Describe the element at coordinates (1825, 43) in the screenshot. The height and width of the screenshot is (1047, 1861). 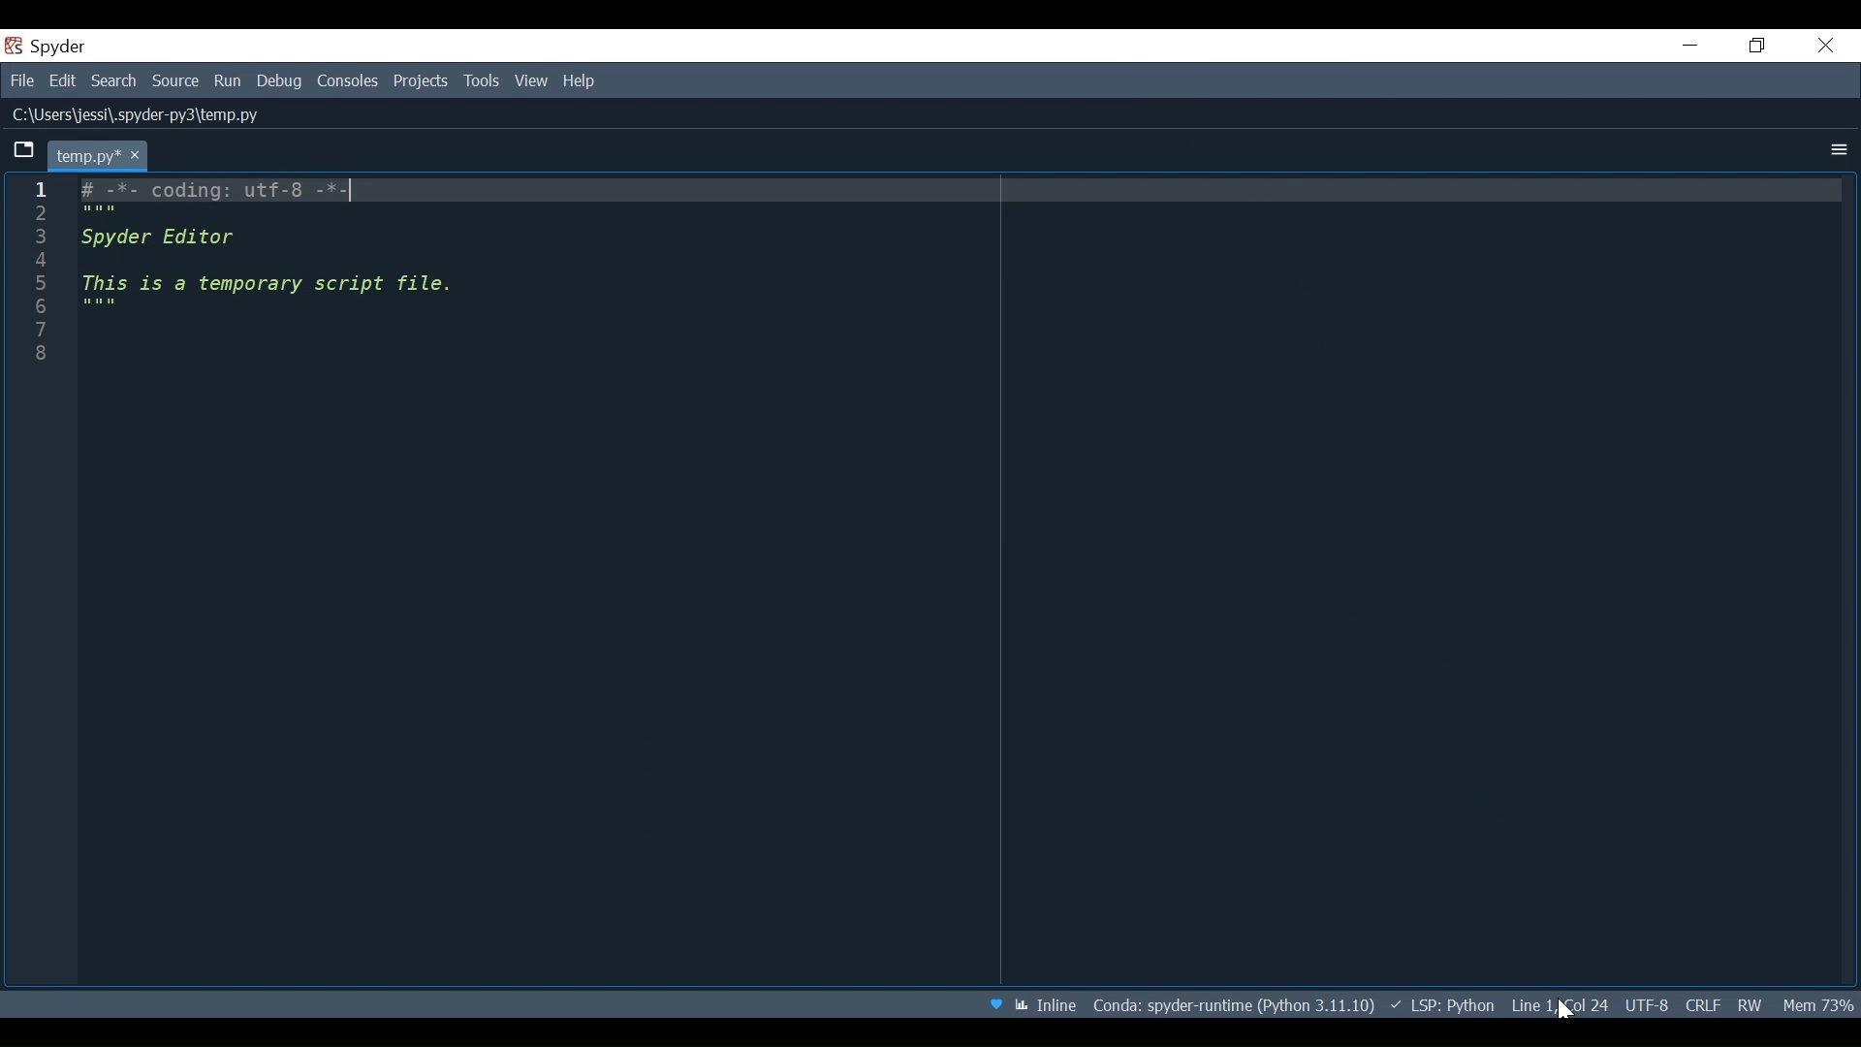
I see `Close` at that location.